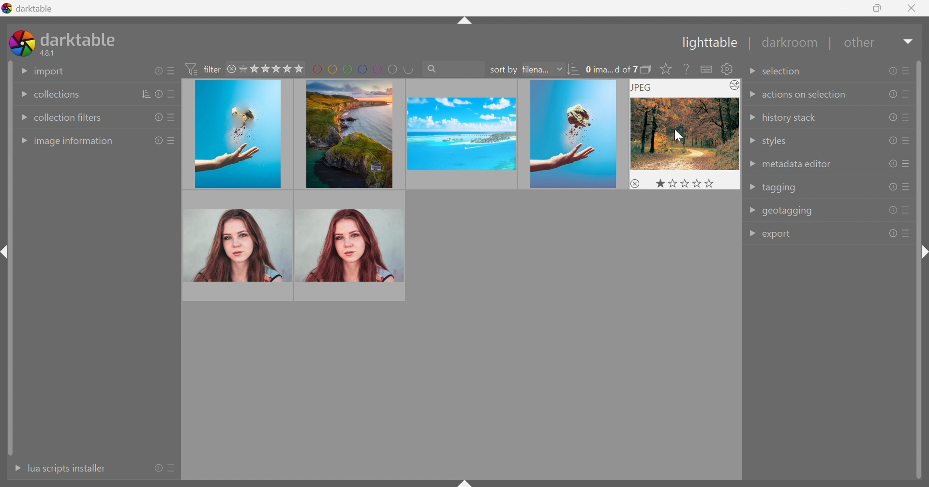 Image resolution: width=929 pixels, height=487 pixels. I want to click on reset, so click(891, 119).